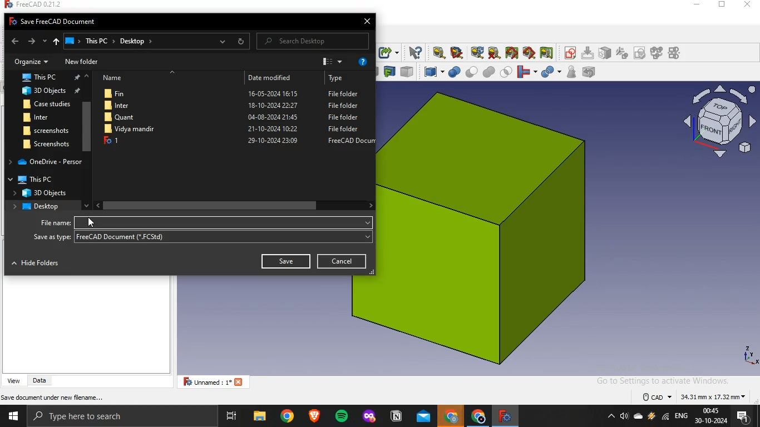 The image size is (760, 427). I want to click on compound tools, so click(432, 71).